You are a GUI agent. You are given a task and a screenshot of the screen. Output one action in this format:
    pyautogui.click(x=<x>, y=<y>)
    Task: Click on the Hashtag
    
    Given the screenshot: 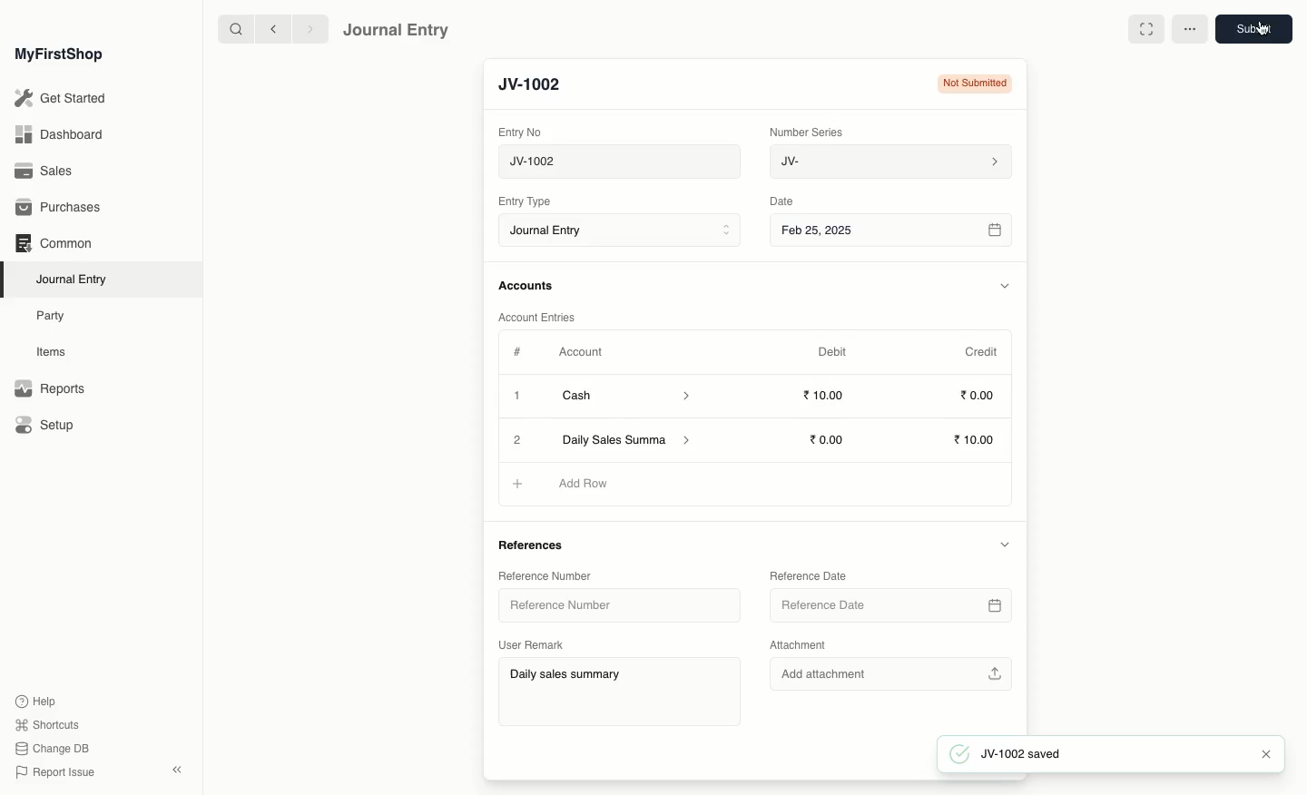 What is the action you would take?
    pyautogui.click(x=521, y=353)
    